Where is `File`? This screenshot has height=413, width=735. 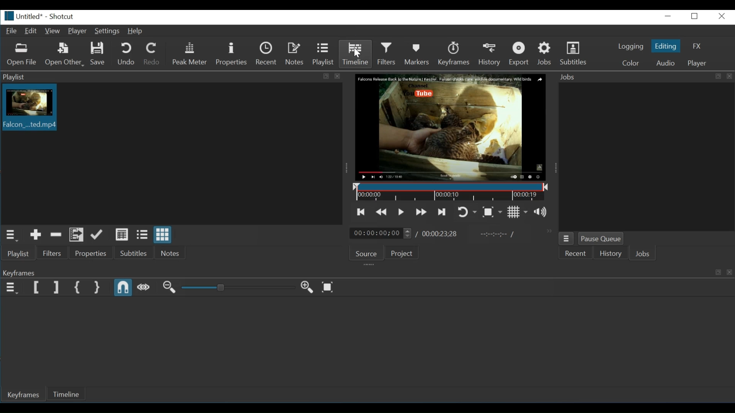 File is located at coordinates (10, 30).